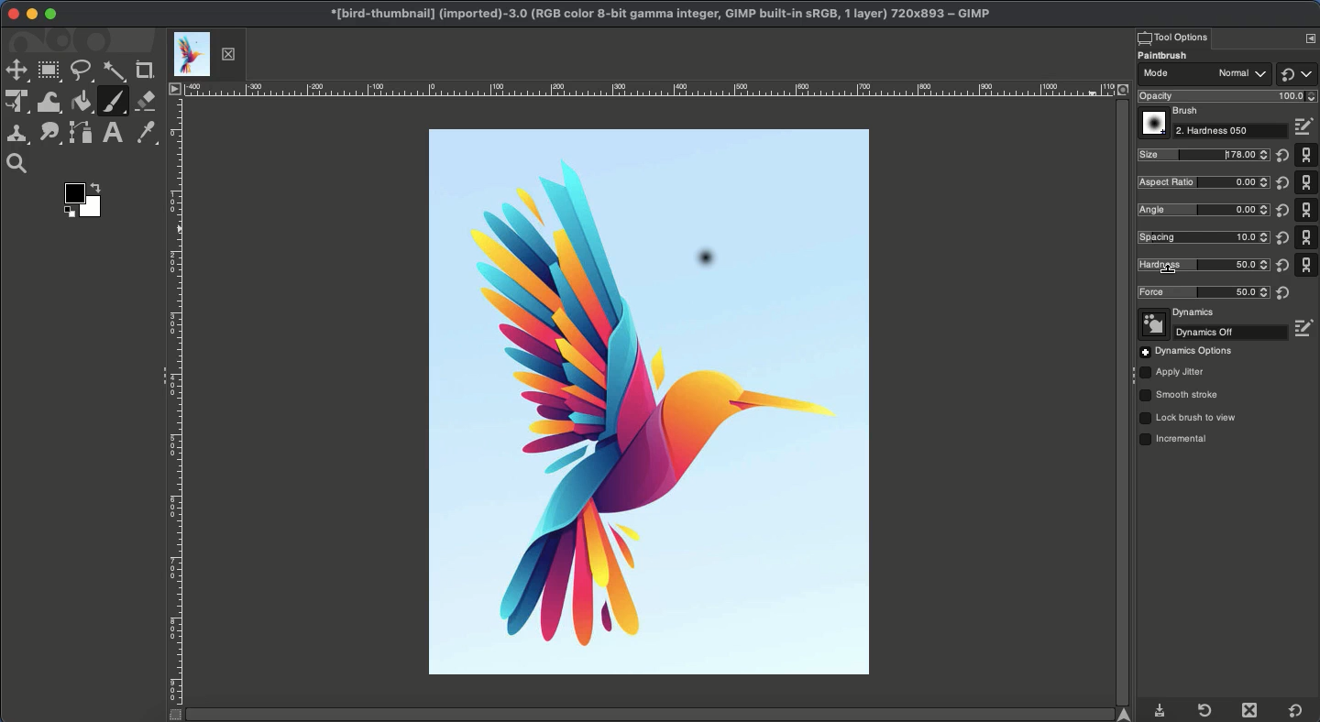 The image size is (1320, 722). Describe the element at coordinates (17, 101) in the screenshot. I see `Unified transformation` at that location.